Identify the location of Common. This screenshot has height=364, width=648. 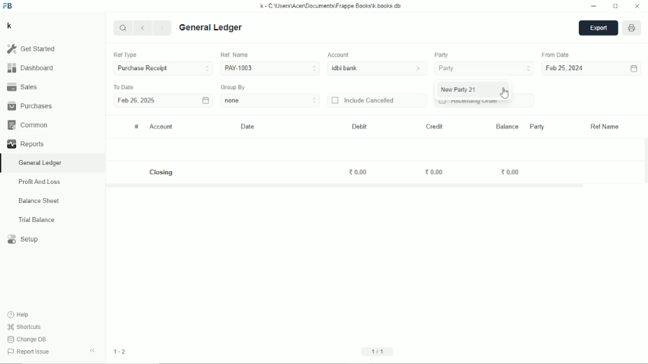
(27, 125).